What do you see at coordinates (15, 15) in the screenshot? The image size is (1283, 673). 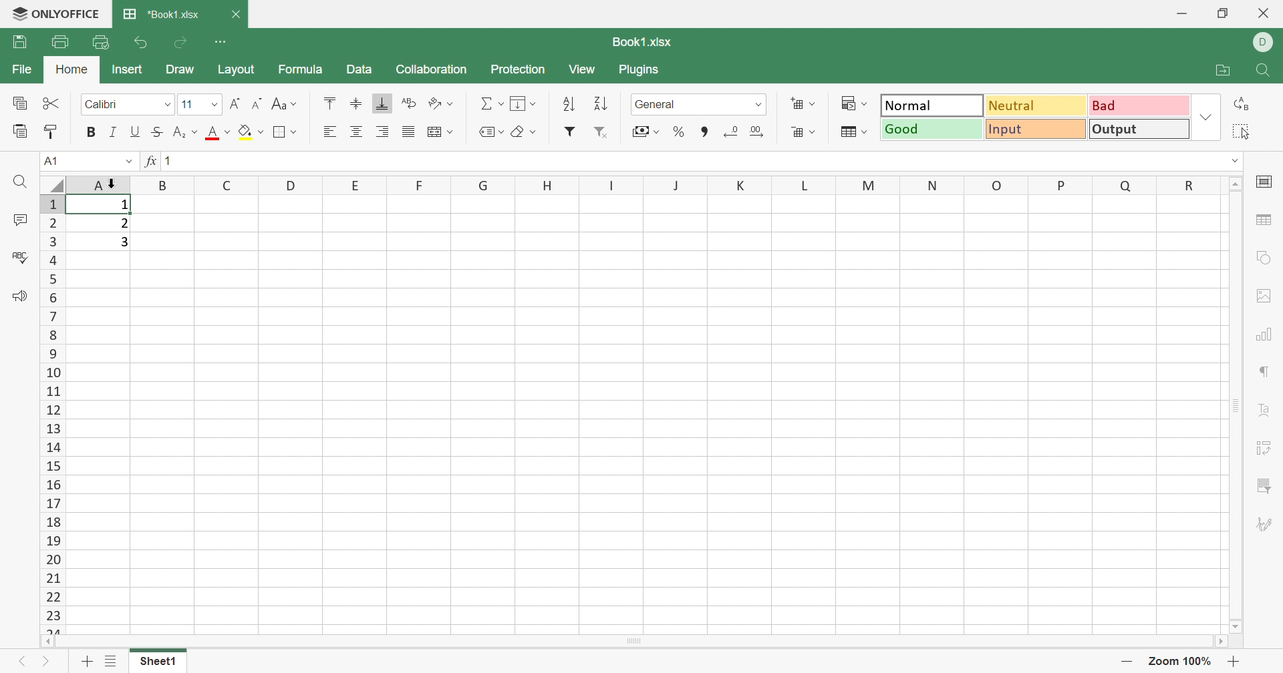 I see `logo` at bounding box center [15, 15].